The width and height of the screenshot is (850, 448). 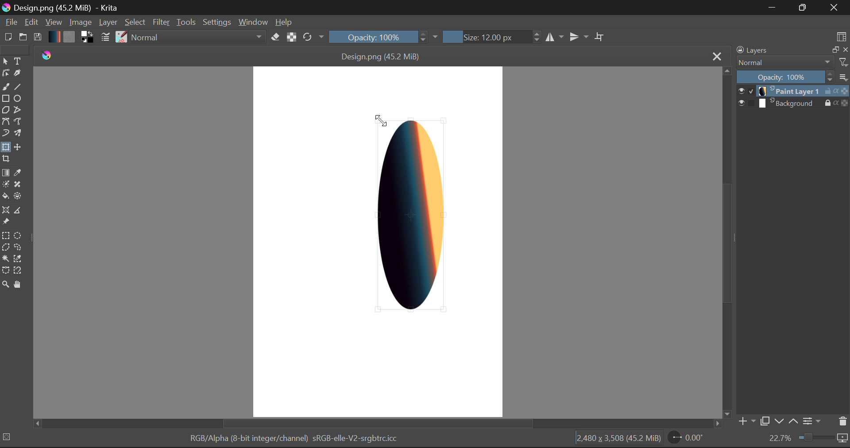 What do you see at coordinates (793, 103) in the screenshot?
I see `Background Layer` at bounding box center [793, 103].